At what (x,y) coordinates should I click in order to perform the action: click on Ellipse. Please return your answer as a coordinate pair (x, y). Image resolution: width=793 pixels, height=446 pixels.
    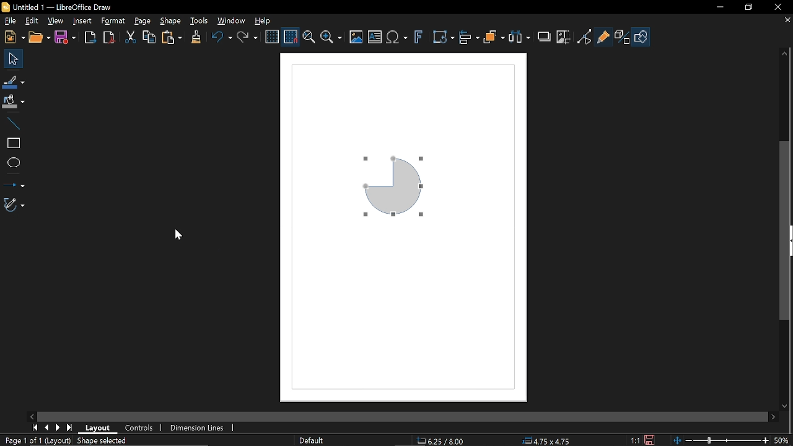
    Looking at the image, I should click on (13, 162).